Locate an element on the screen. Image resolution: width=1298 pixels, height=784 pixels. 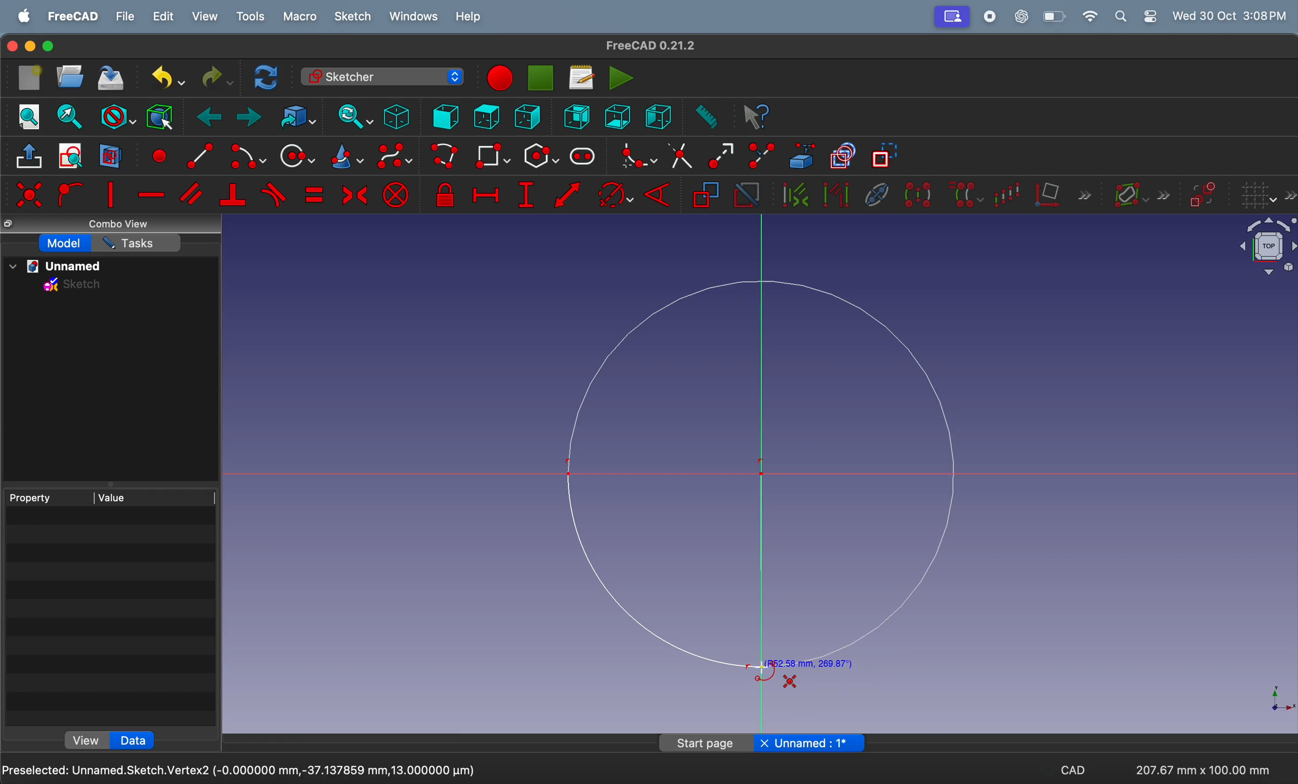
constraint arc of circle is located at coordinates (616, 194).